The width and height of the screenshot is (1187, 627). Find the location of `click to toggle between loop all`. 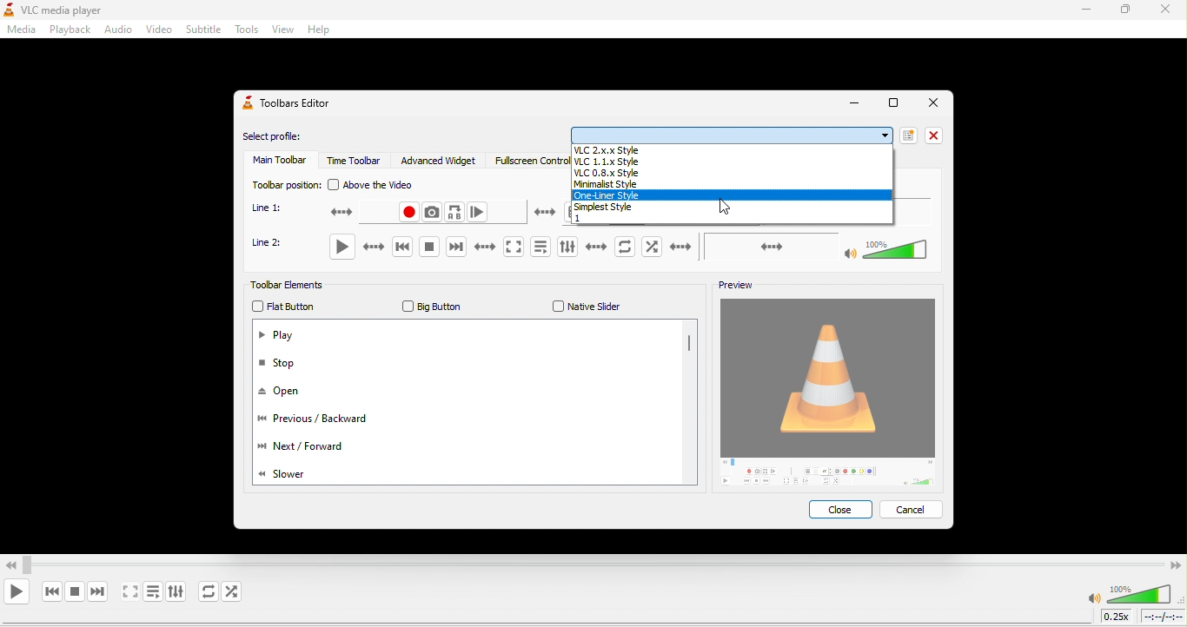

click to toggle between loop all is located at coordinates (205, 592).